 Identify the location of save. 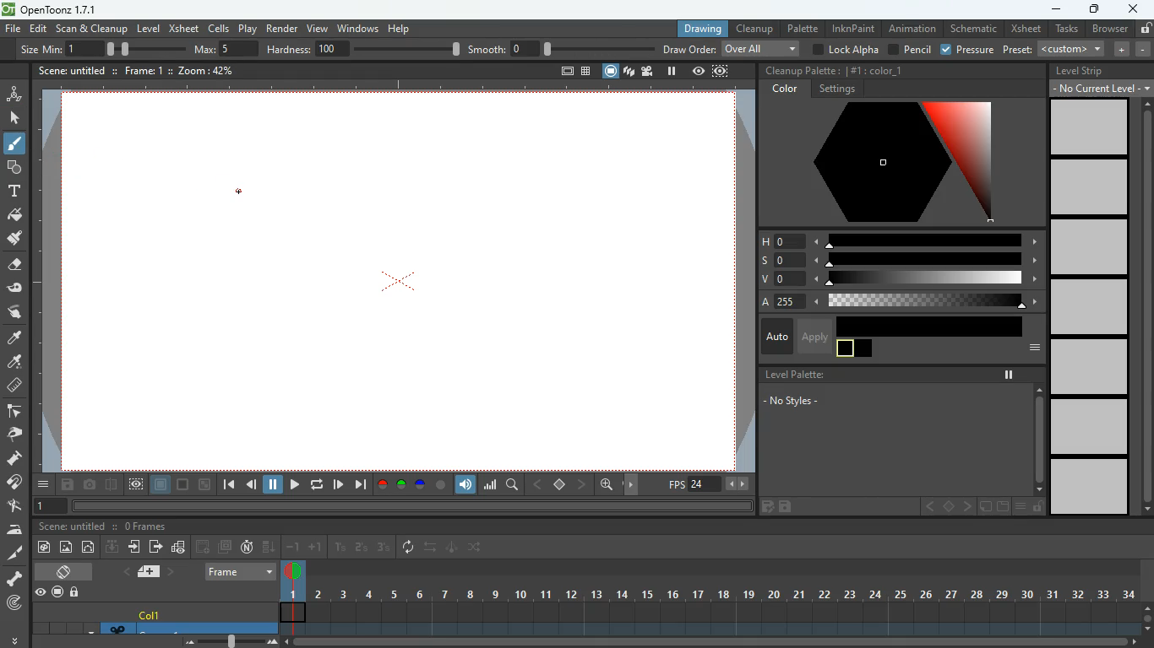
(788, 507).